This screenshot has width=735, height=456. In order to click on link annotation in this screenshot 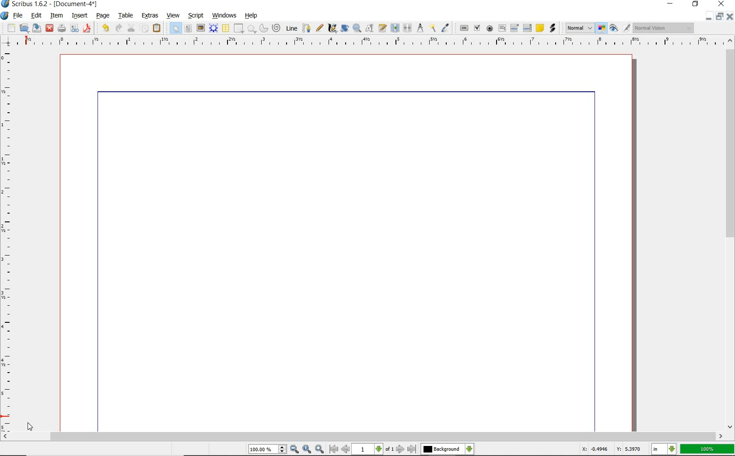, I will do `click(553, 28)`.